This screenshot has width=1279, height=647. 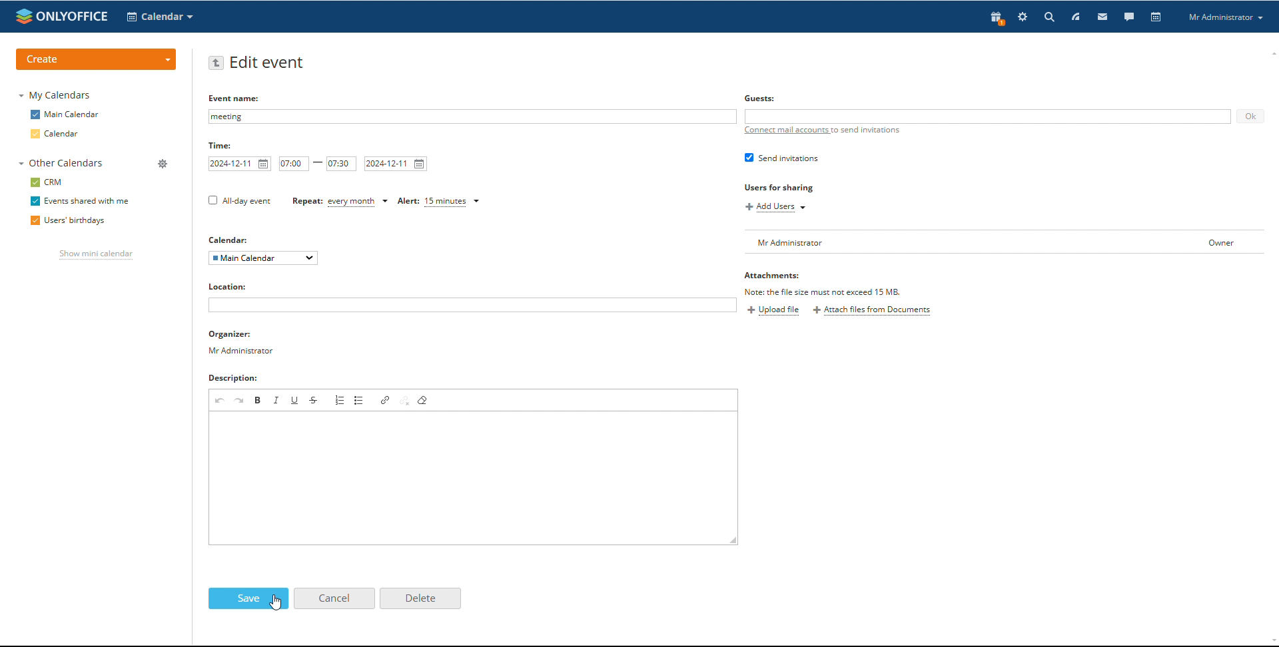 I want to click on add guests, so click(x=988, y=117).